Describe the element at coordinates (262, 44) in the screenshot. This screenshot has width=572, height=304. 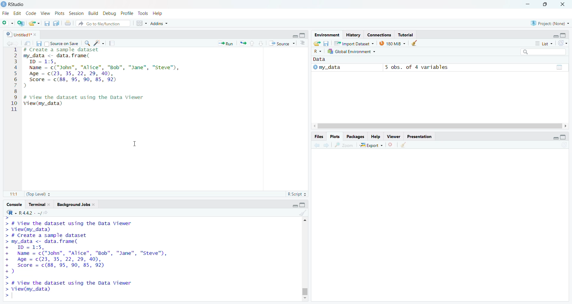
I see `Page down` at that location.